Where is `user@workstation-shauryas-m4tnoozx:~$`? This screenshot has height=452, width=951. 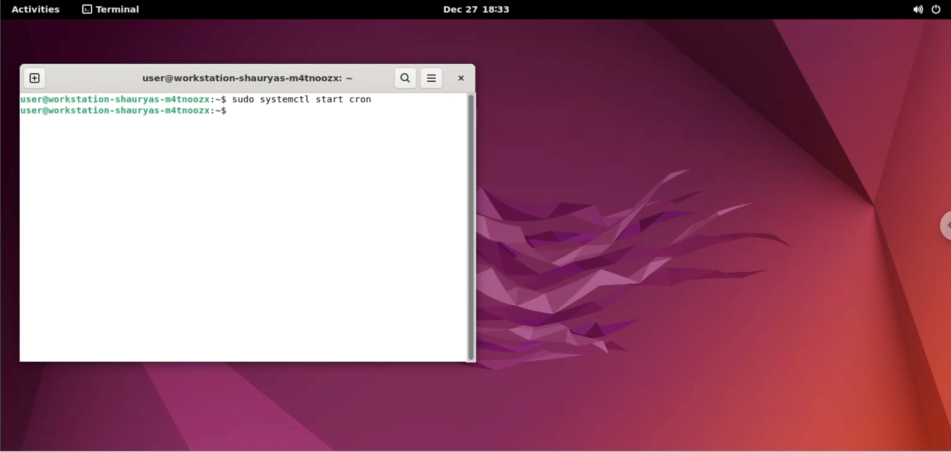 user@workstation-shauryas-m4tnoozx:~$ is located at coordinates (124, 99).